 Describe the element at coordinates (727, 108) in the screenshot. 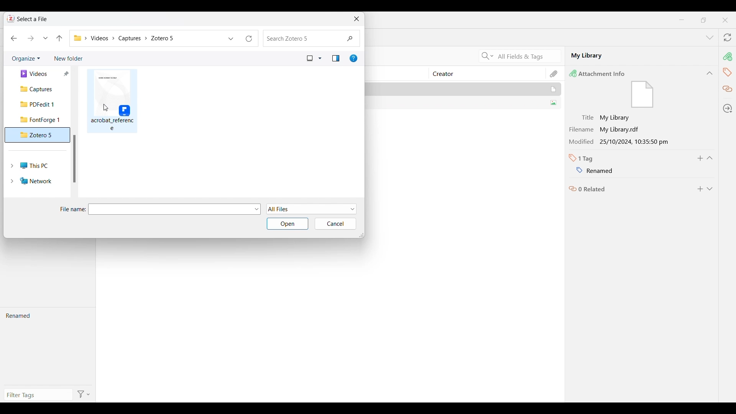

I see `Locate` at that location.